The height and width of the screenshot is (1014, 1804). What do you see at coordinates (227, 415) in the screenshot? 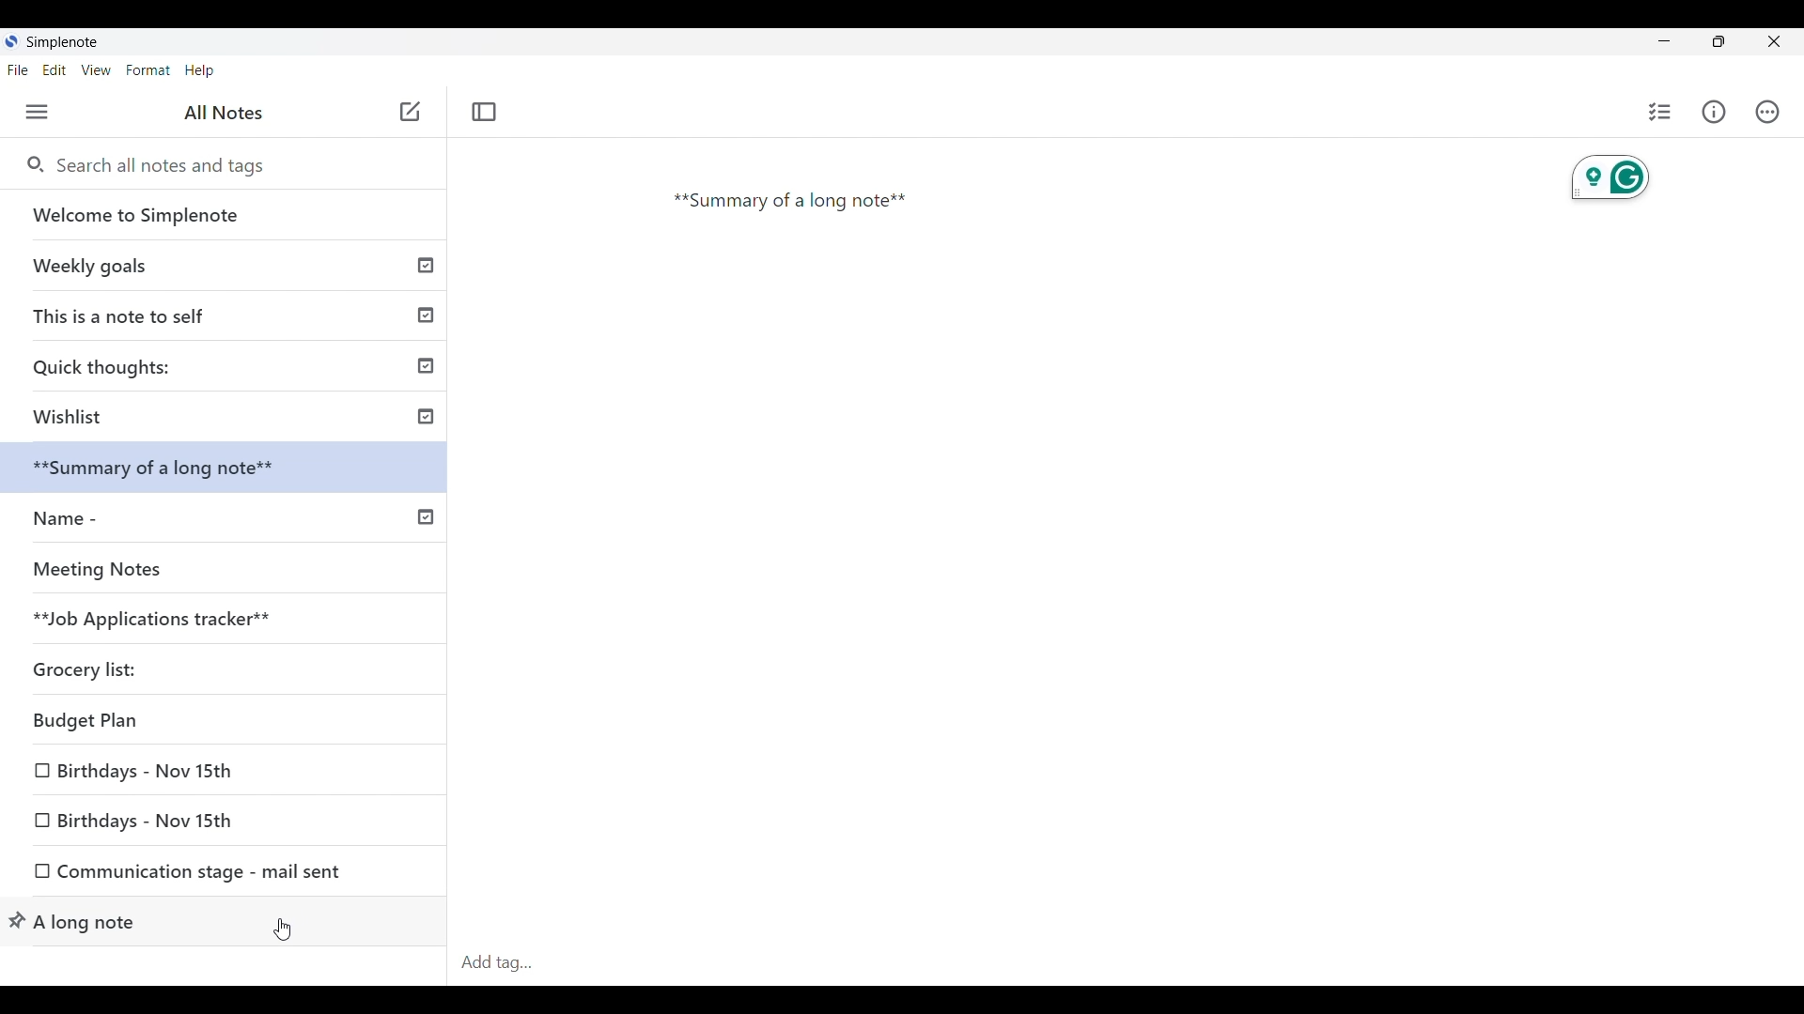
I see `Wishlist` at bounding box center [227, 415].